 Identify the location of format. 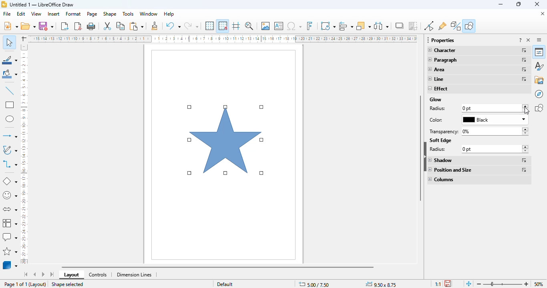
(73, 14).